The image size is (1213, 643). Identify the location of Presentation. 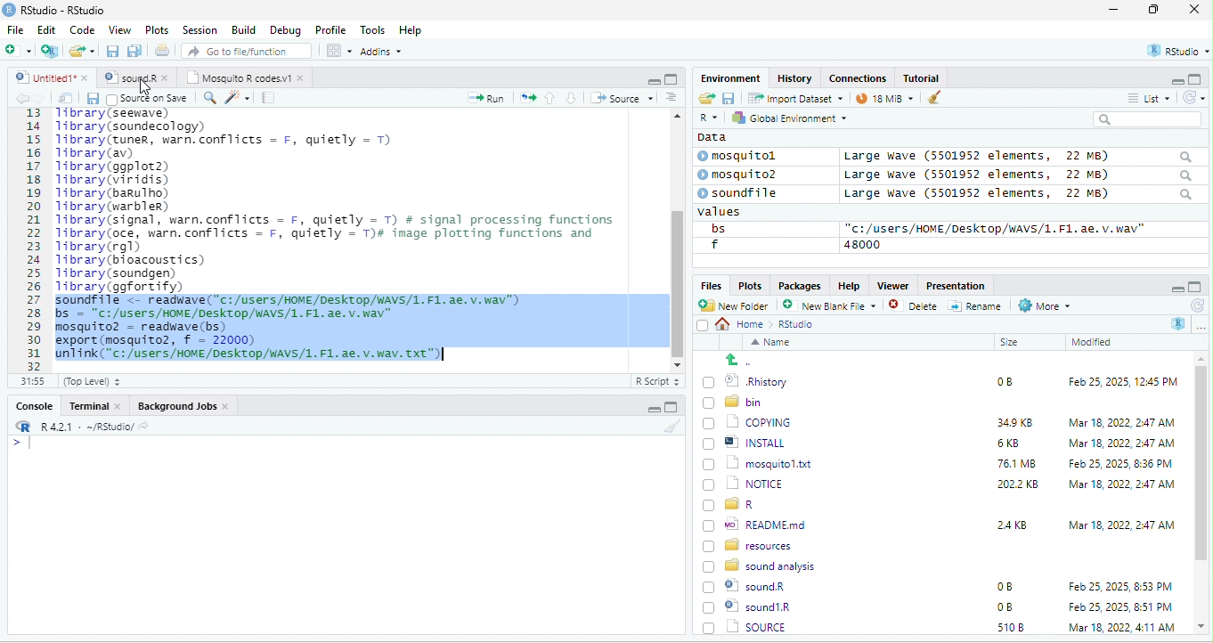
(954, 285).